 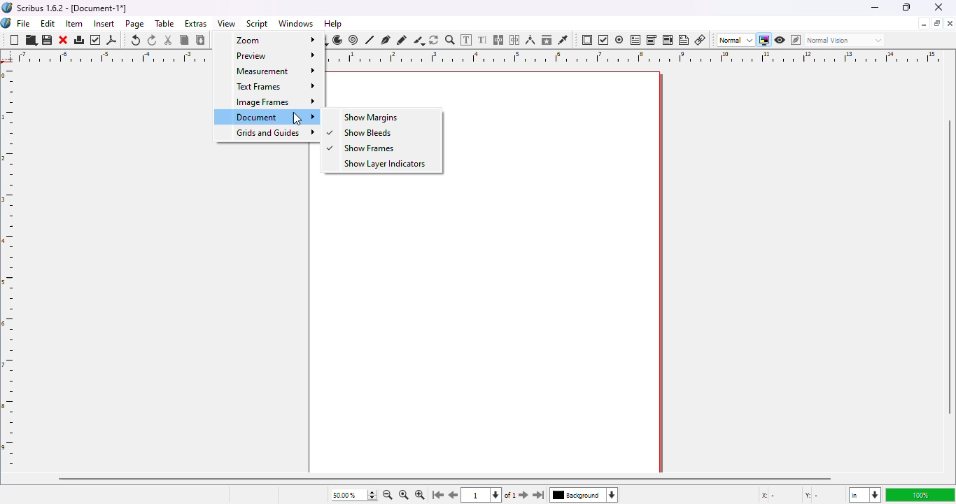 What do you see at coordinates (299, 118) in the screenshot?
I see `cursor` at bounding box center [299, 118].